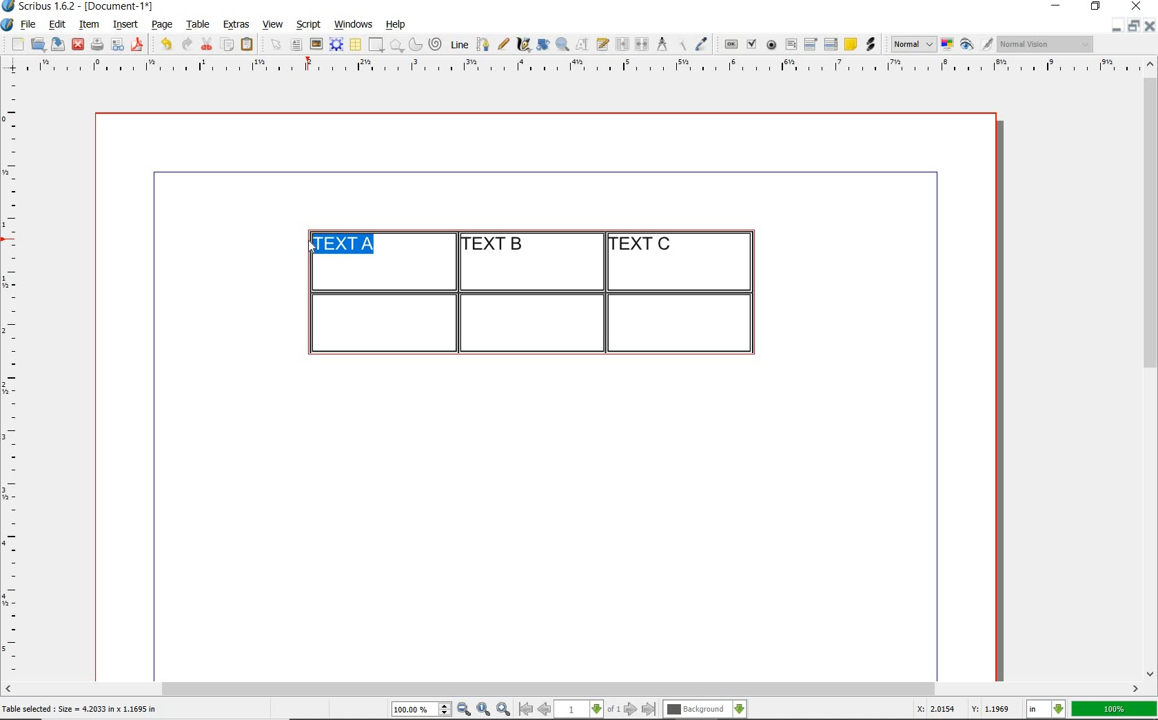 The image size is (1158, 720). What do you see at coordinates (631, 710) in the screenshot?
I see `go to next page` at bounding box center [631, 710].